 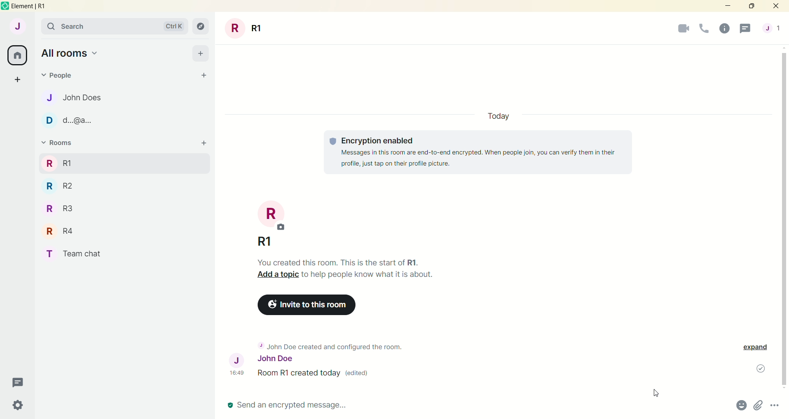 I want to click on rooms, so click(x=61, y=143).